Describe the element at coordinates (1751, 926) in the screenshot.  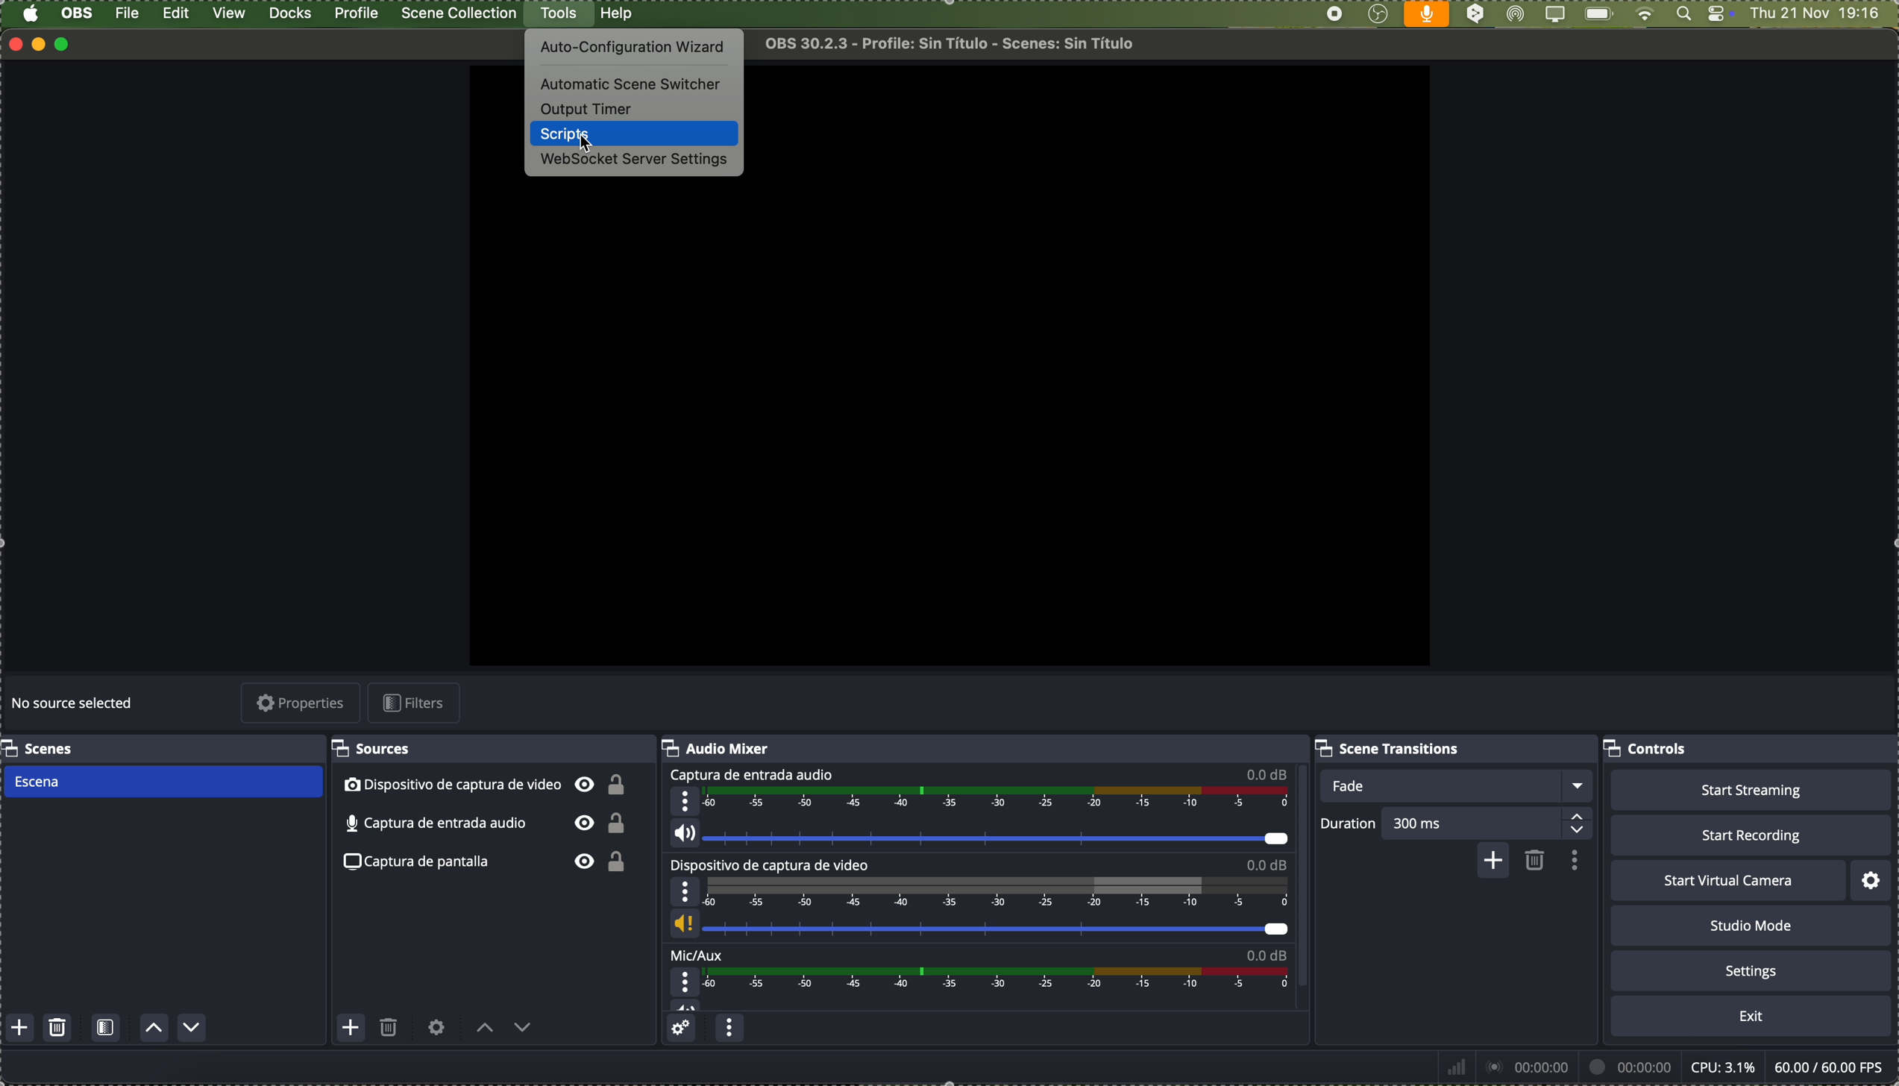
I see `studio mode` at that location.